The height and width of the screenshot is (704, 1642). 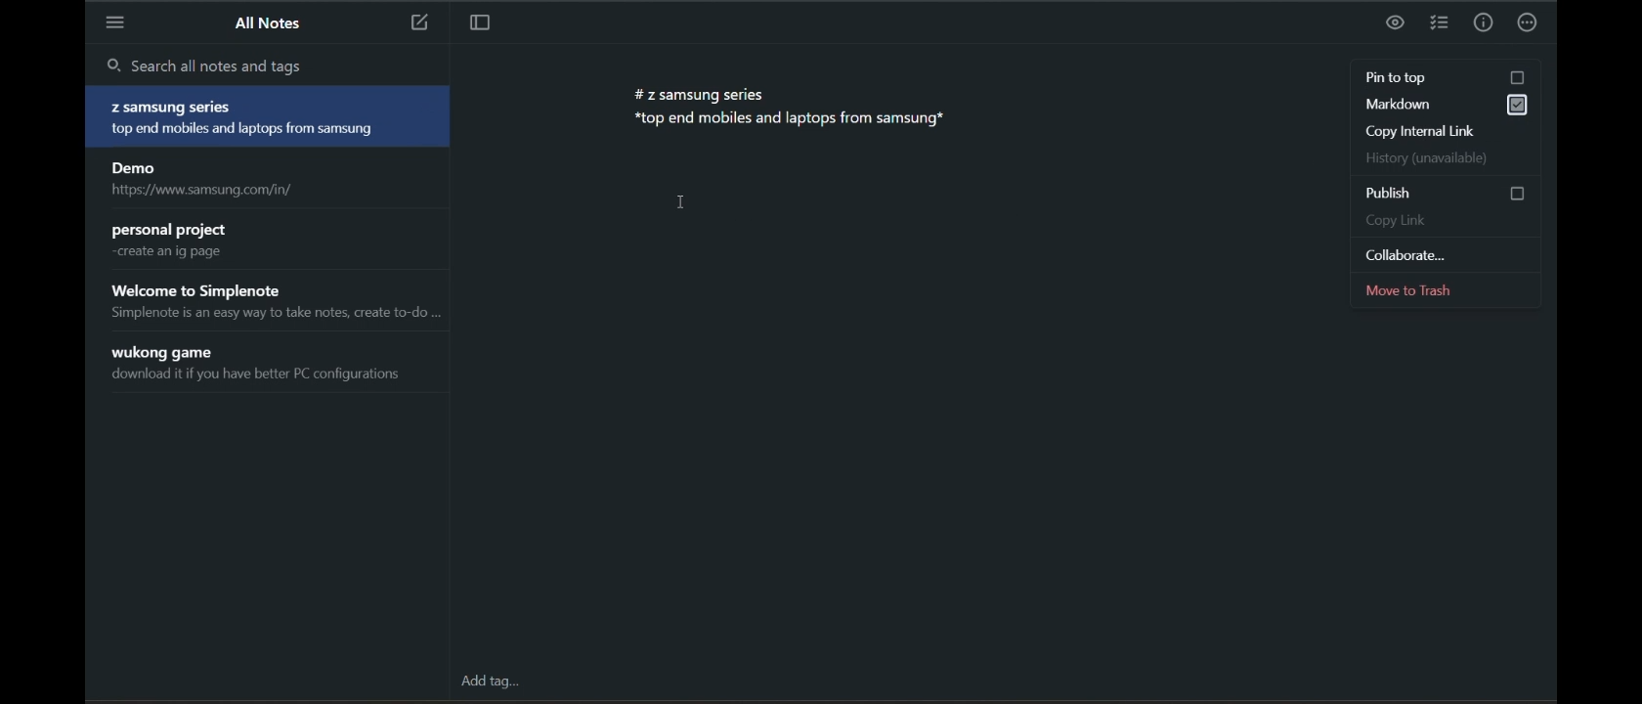 What do you see at coordinates (269, 180) in the screenshot?
I see `Demo https://www.samsung.com/in/` at bounding box center [269, 180].